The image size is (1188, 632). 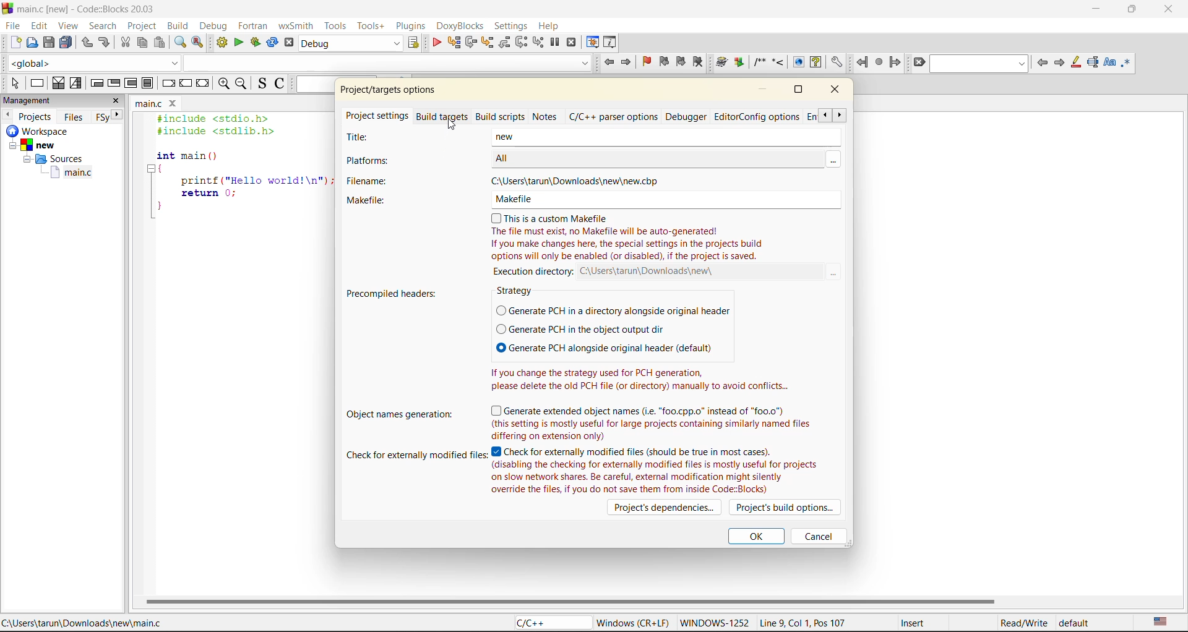 I want to click on close, so click(x=838, y=92).